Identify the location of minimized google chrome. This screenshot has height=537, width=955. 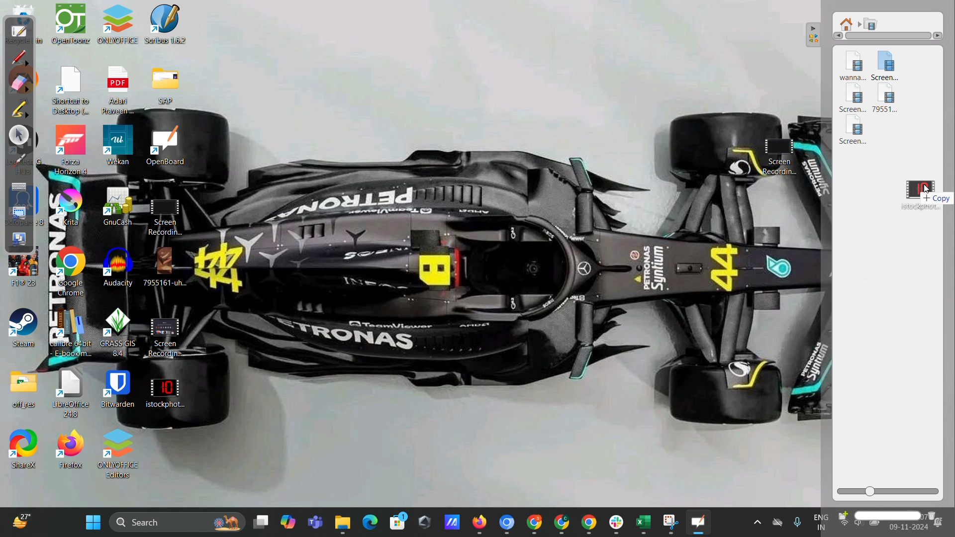
(509, 522).